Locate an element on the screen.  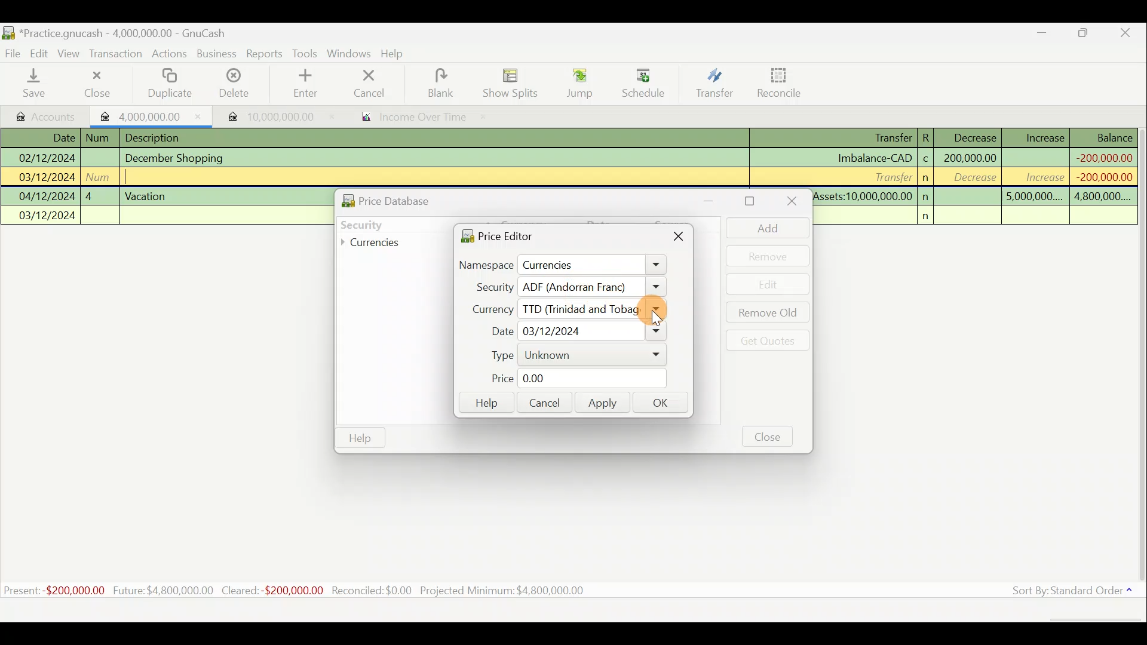
Cursor is located at coordinates (659, 318).